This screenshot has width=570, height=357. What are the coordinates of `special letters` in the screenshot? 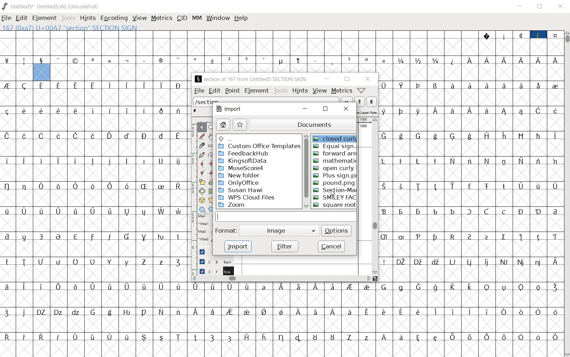 It's located at (471, 210).